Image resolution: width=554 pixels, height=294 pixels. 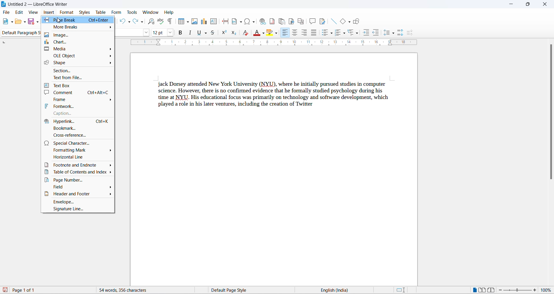 What do you see at coordinates (79, 99) in the screenshot?
I see `frame` at bounding box center [79, 99].